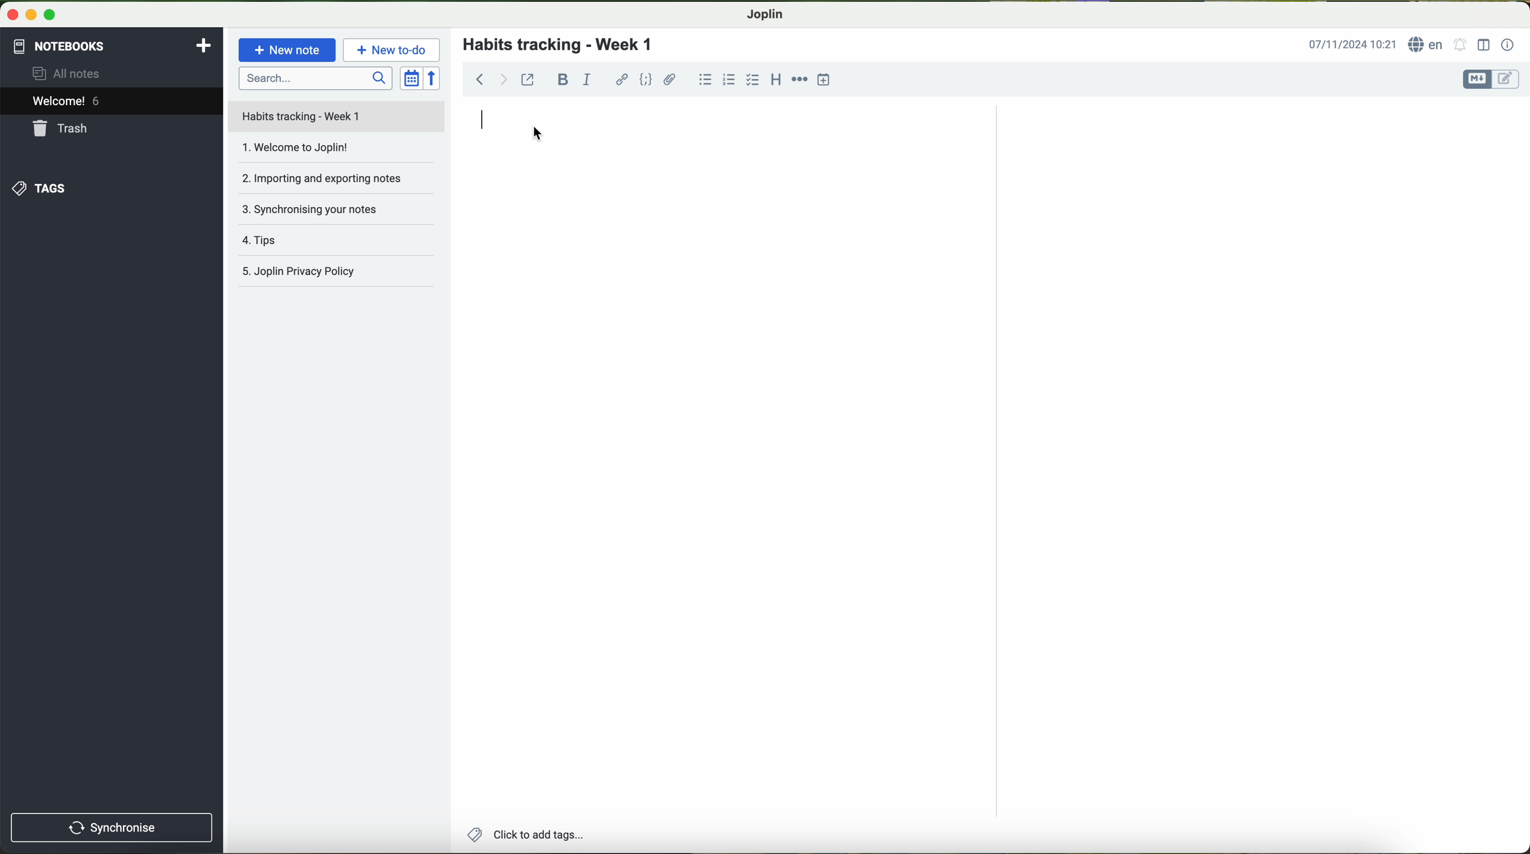 The width and height of the screenshot is (1530, 854). Describe the element at coordinates (622, 80) in the screenshot. I see `hyperlink` at that location.